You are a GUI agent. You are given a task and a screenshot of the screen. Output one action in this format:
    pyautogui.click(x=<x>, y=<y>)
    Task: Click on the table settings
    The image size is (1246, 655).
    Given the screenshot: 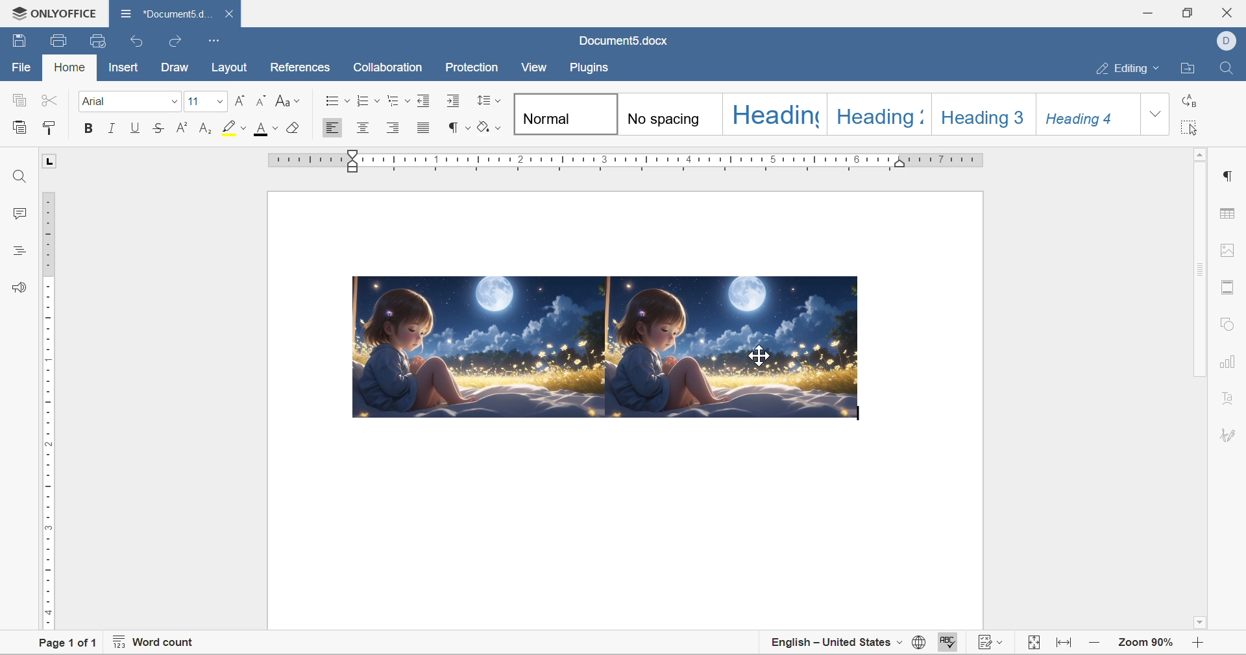 What is the action you would take?
    pyautogui.click(x=1230, y=214)
    